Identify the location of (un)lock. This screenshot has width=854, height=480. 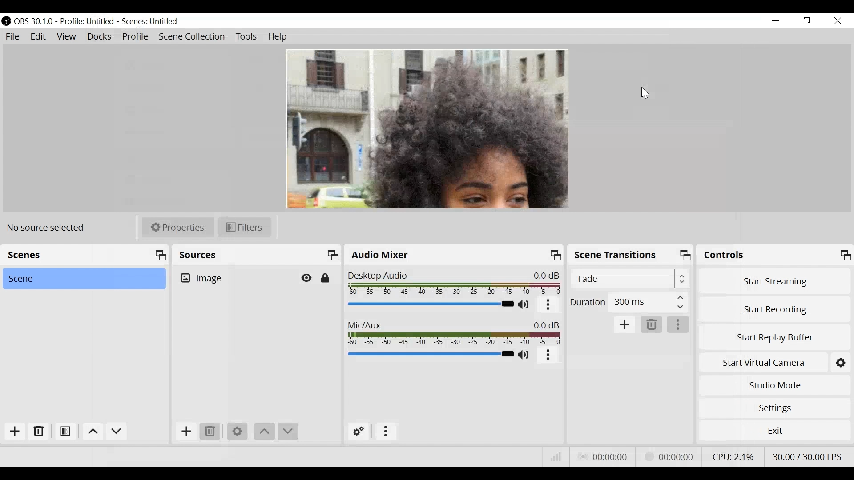
(326, 278).